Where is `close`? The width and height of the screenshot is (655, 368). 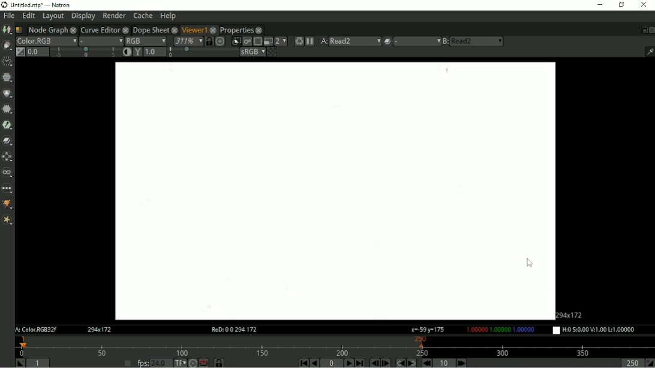
close is located at coordinates (174, 29).